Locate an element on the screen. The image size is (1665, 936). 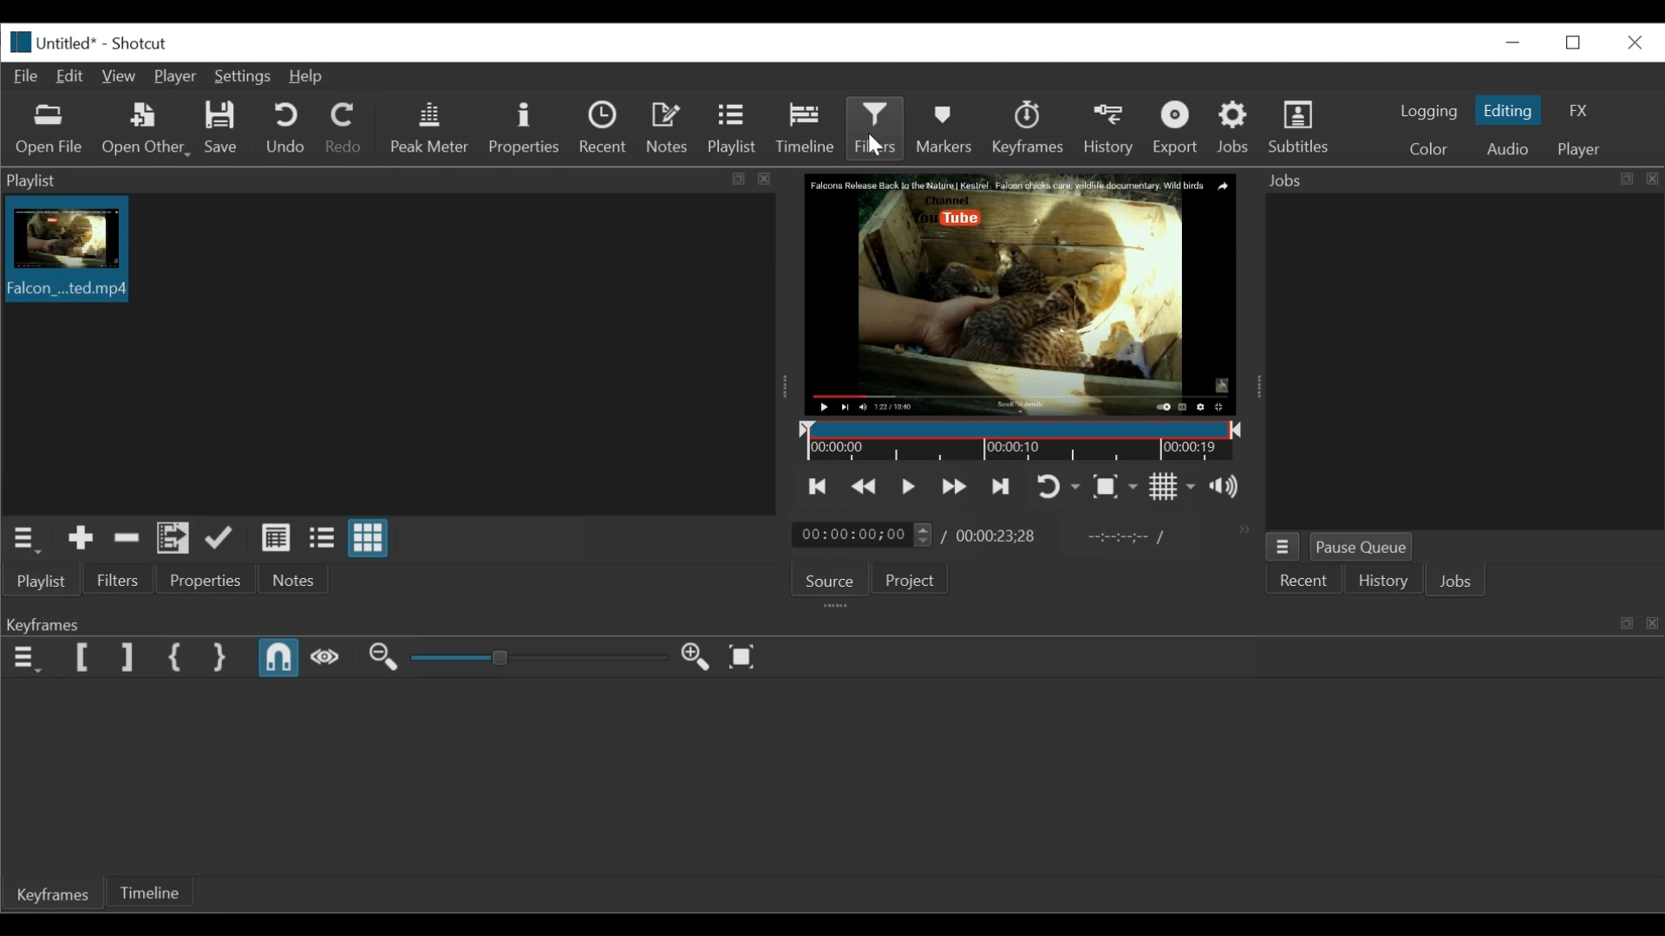
Pause Queue is located at coordinates (1361, 548).